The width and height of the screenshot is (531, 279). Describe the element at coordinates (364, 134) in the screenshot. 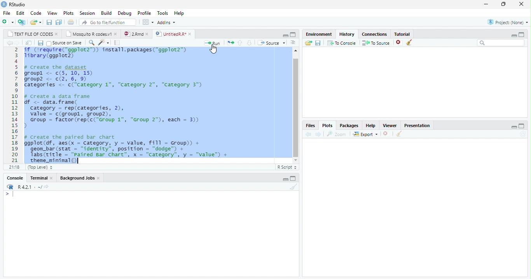

I see `export` at that location.